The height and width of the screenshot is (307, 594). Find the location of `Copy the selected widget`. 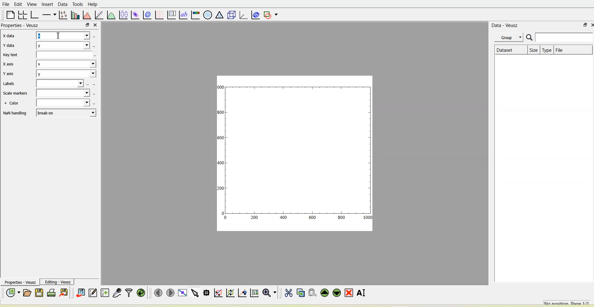

Copy the selected widget is located at coordinates (301, 293).